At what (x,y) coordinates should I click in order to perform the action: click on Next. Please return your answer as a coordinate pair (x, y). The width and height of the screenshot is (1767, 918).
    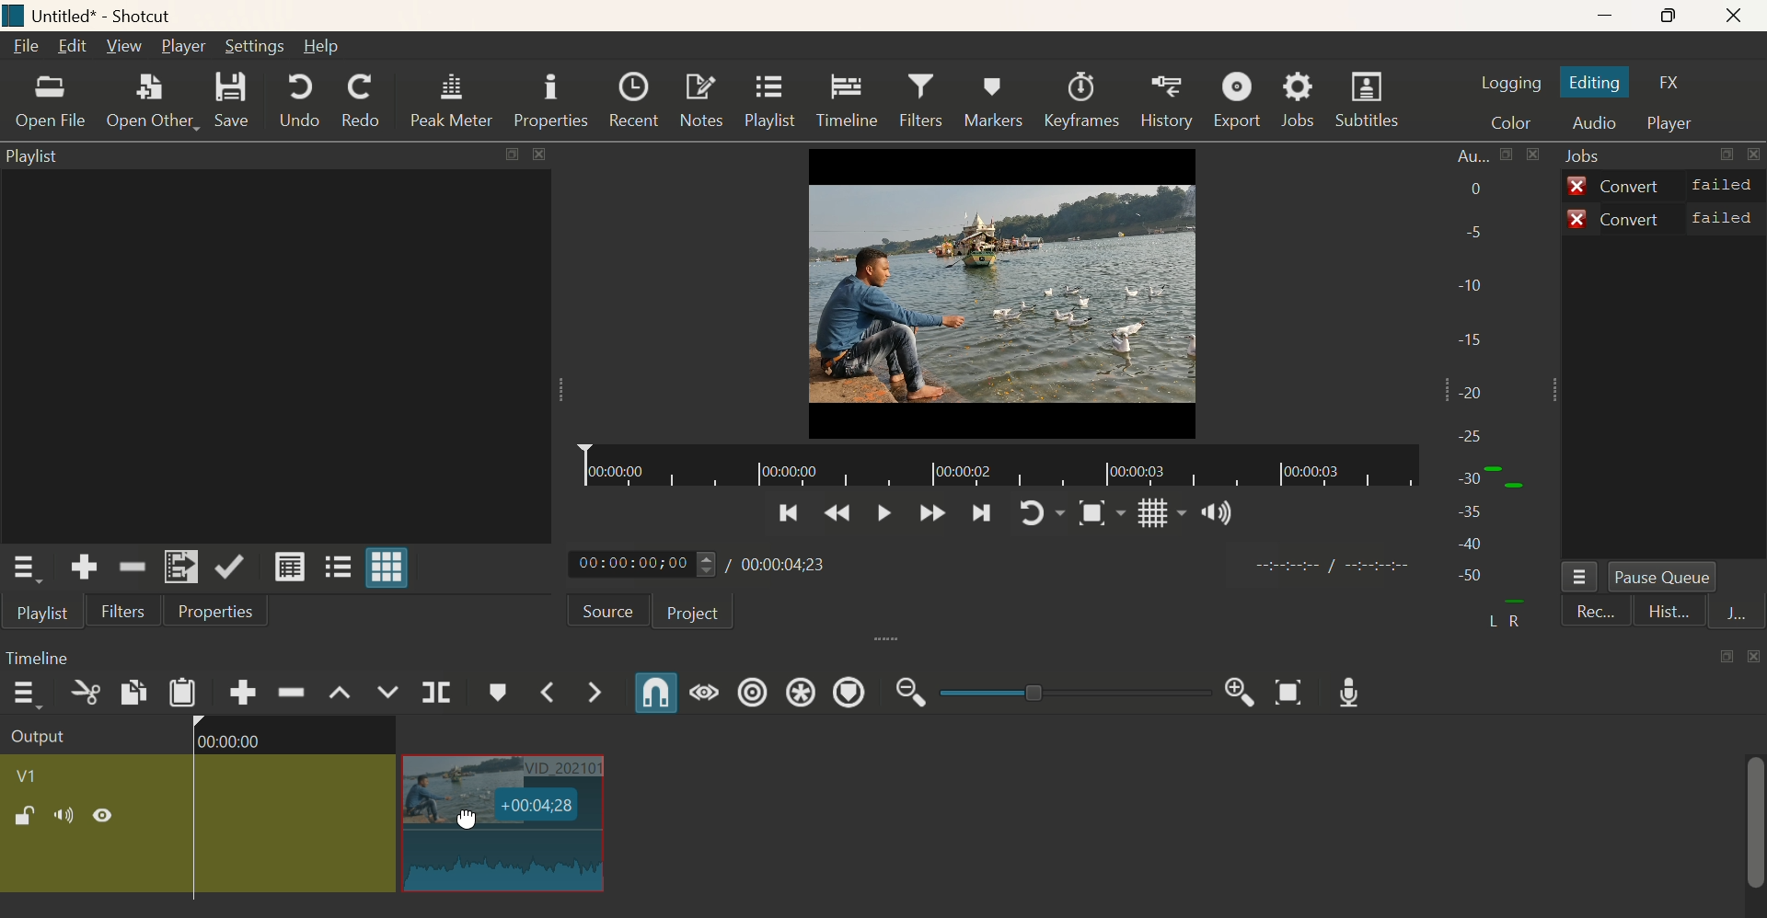
    Looking at the image, I should click on (986, 515).